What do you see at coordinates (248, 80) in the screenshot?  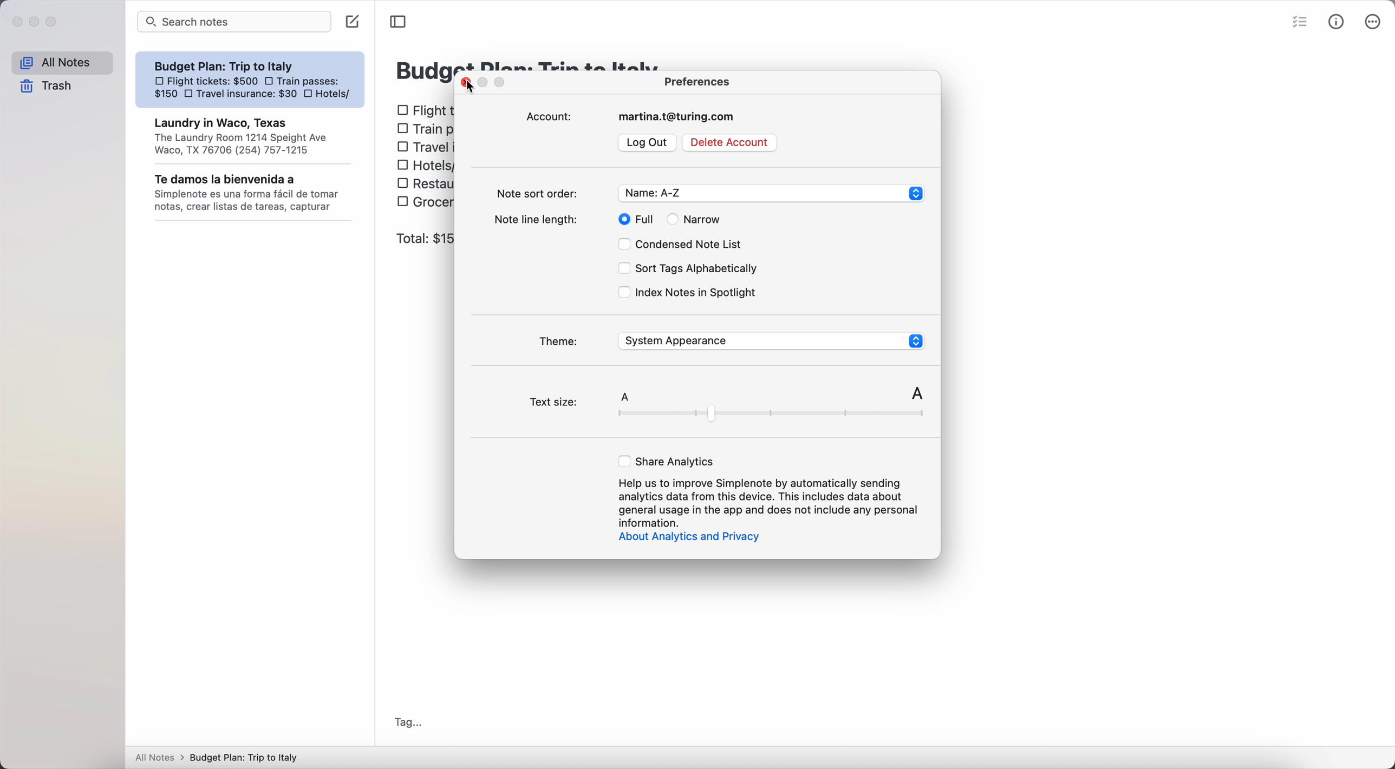 I see `Laundry in Waco, Texas note` at bounding box center [248, 80].